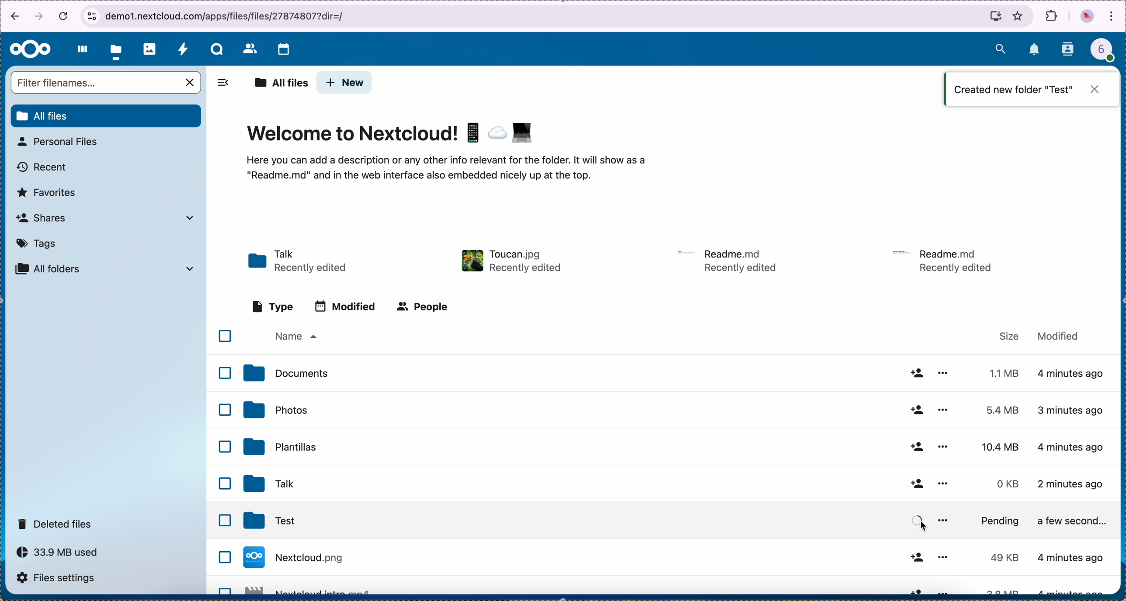 The image size is (1126, 601). Describe the element at coordinates (12, 18) in the screenshot. I see `navigate back` at that location.